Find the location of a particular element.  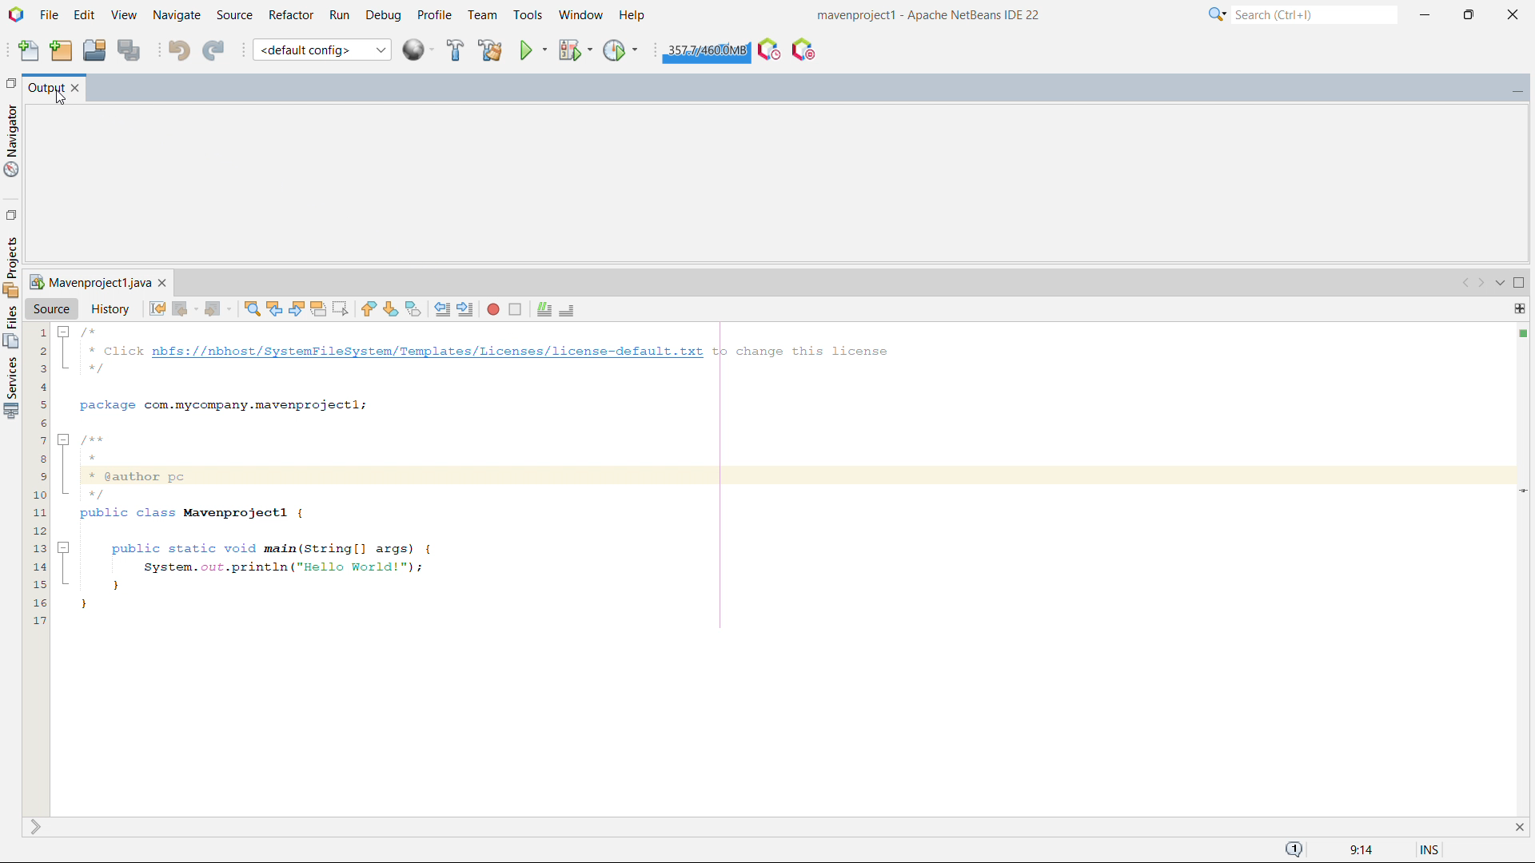

set project configuration is located at coordinates (321, 49).